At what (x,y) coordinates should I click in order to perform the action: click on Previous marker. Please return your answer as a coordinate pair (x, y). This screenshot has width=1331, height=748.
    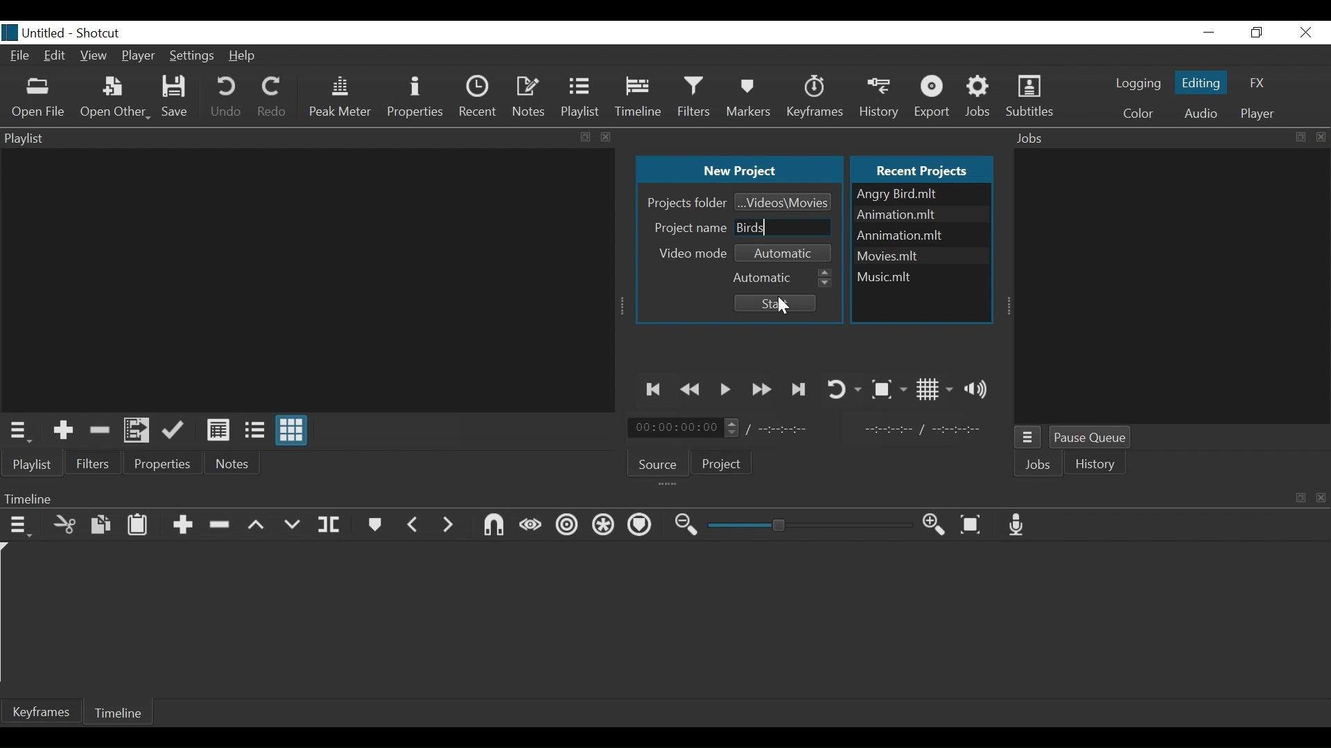
    Looking at the image, I should click on (413, 523).